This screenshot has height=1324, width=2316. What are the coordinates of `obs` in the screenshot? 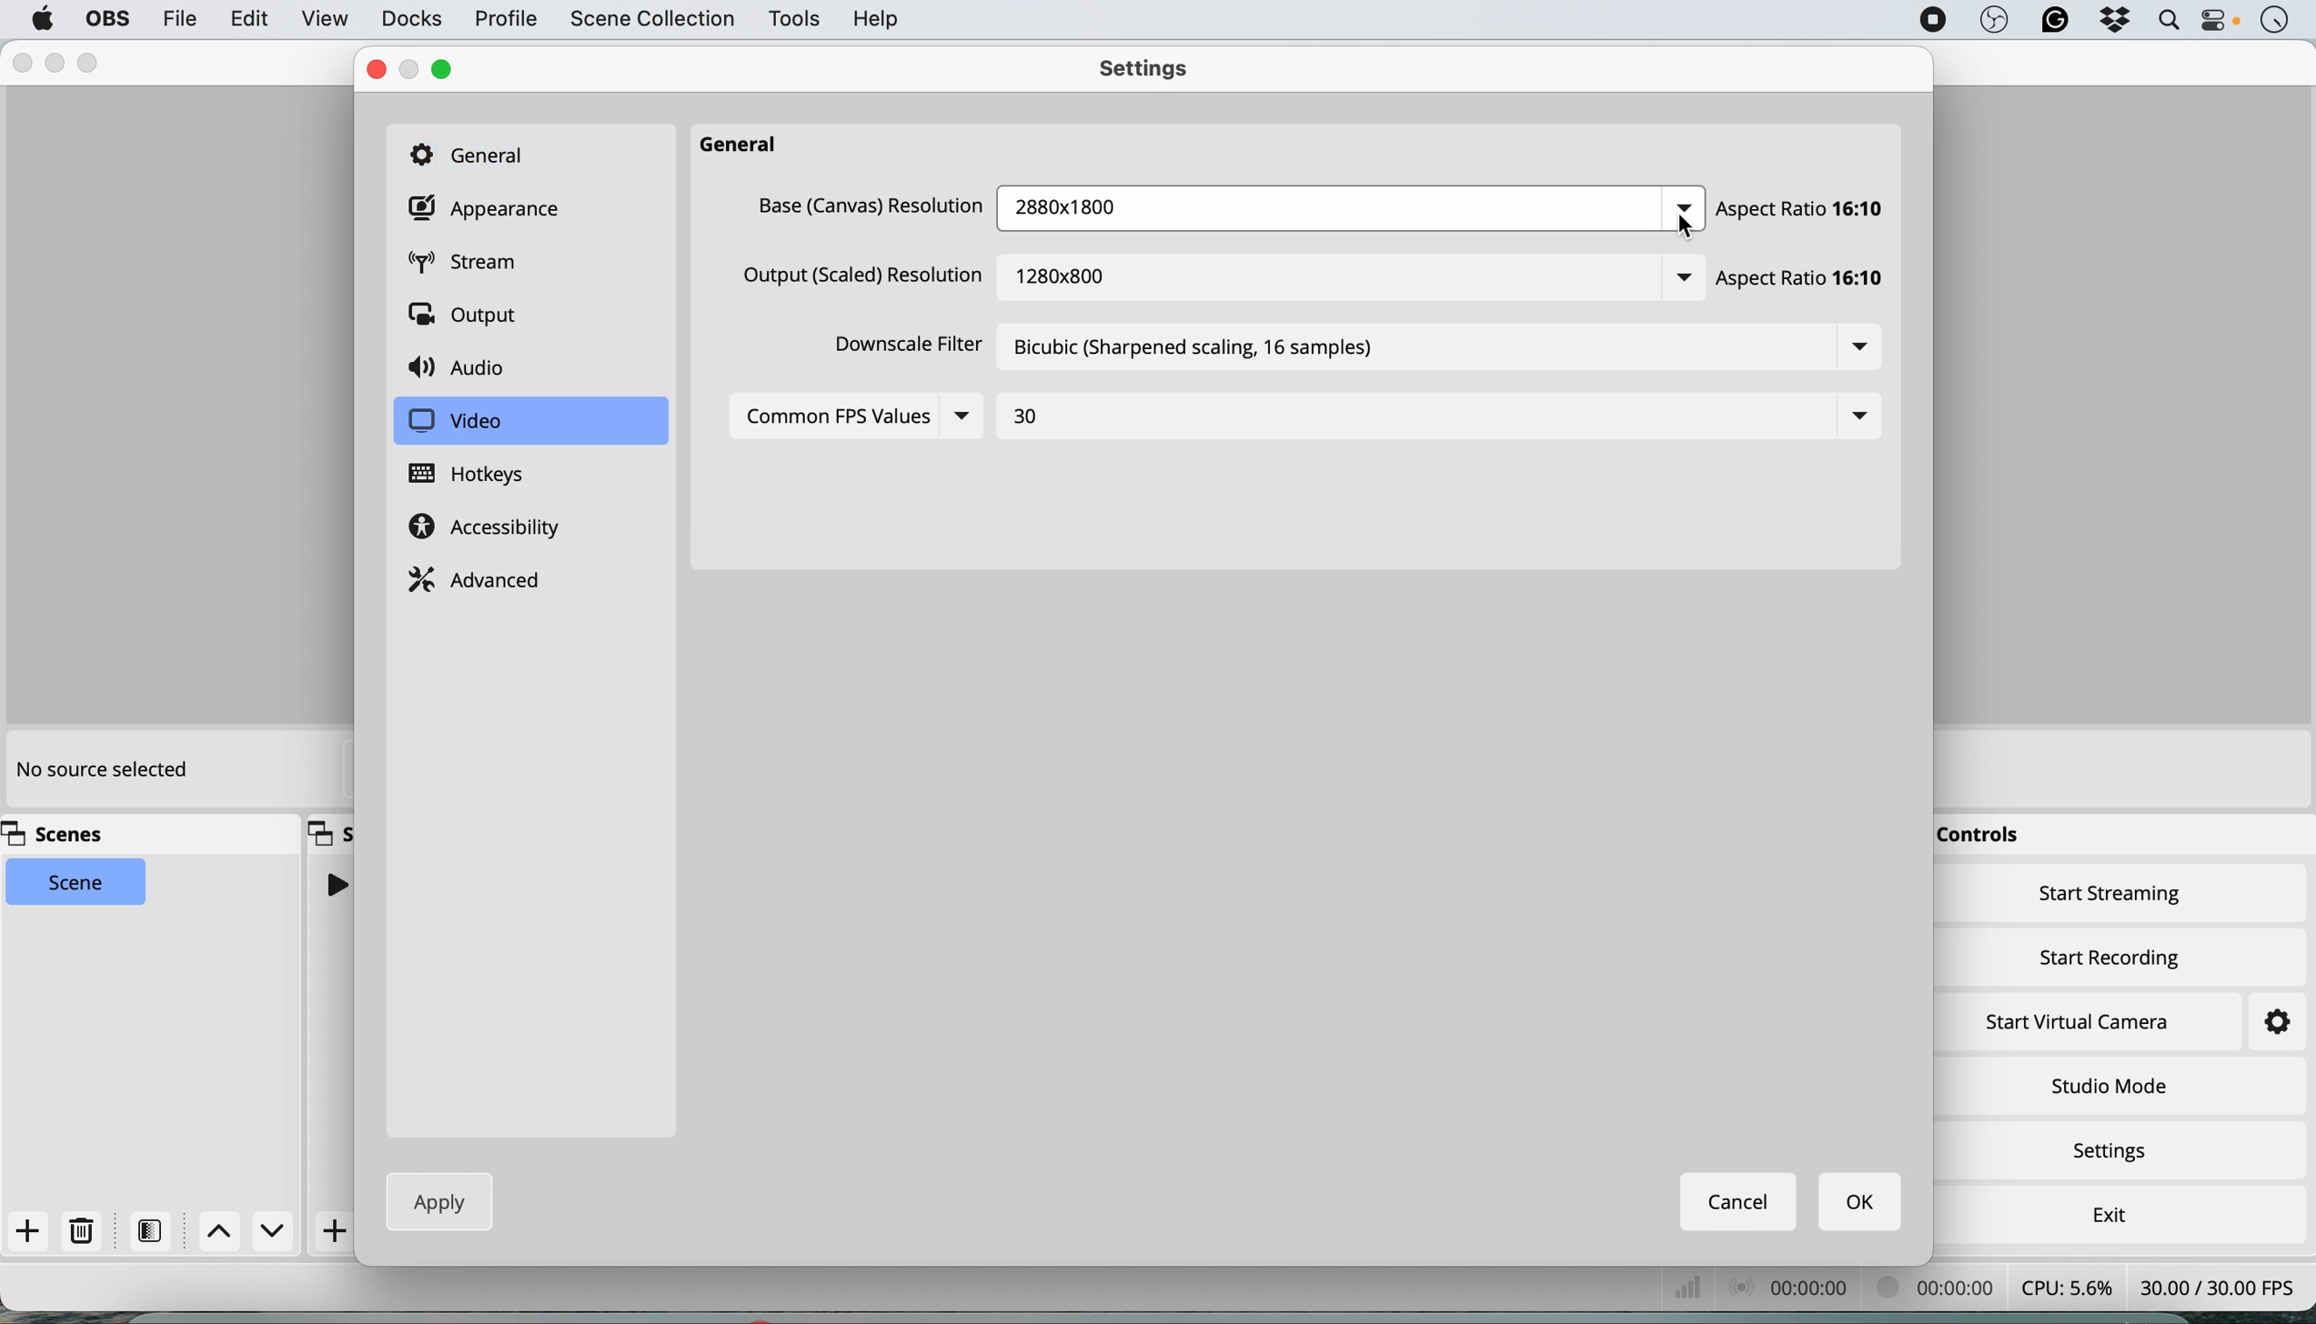 It's located at (1994, 21).